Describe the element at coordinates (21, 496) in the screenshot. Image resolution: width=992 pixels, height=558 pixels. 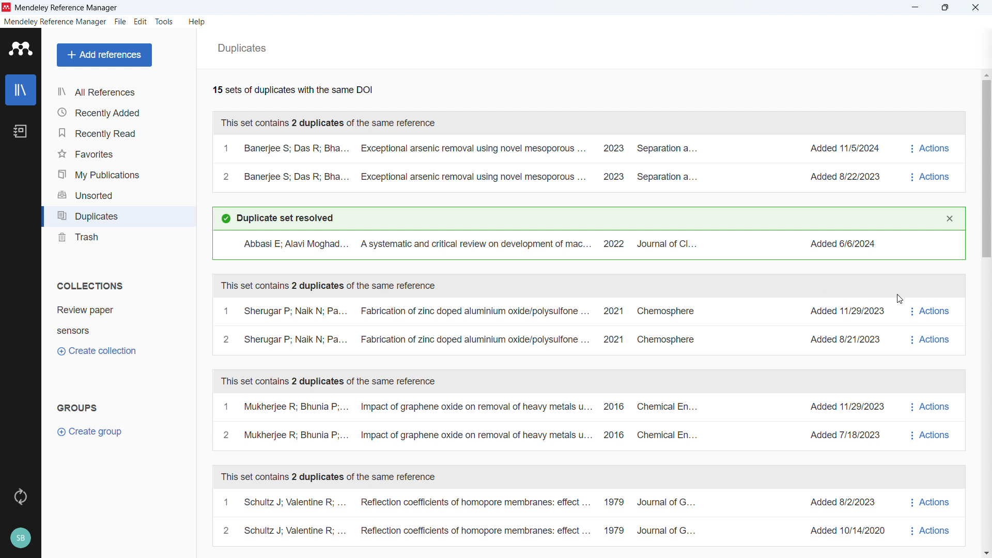
I see `sync` at that location.